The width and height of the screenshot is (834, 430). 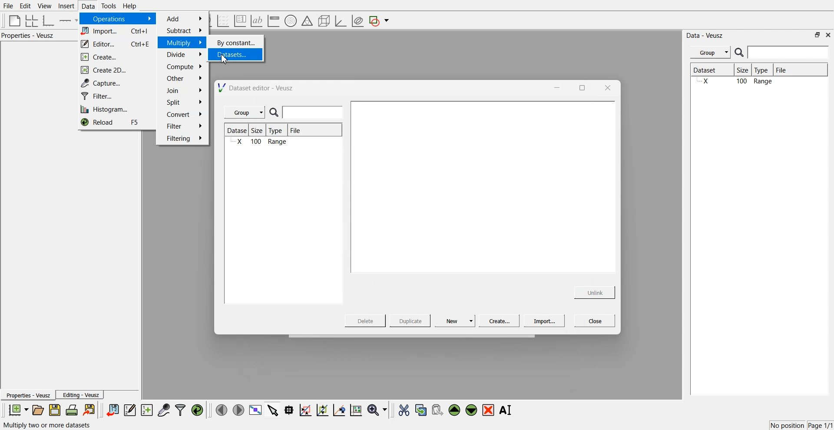 I want to click on Page 1/1, so click(x=821, y=426).